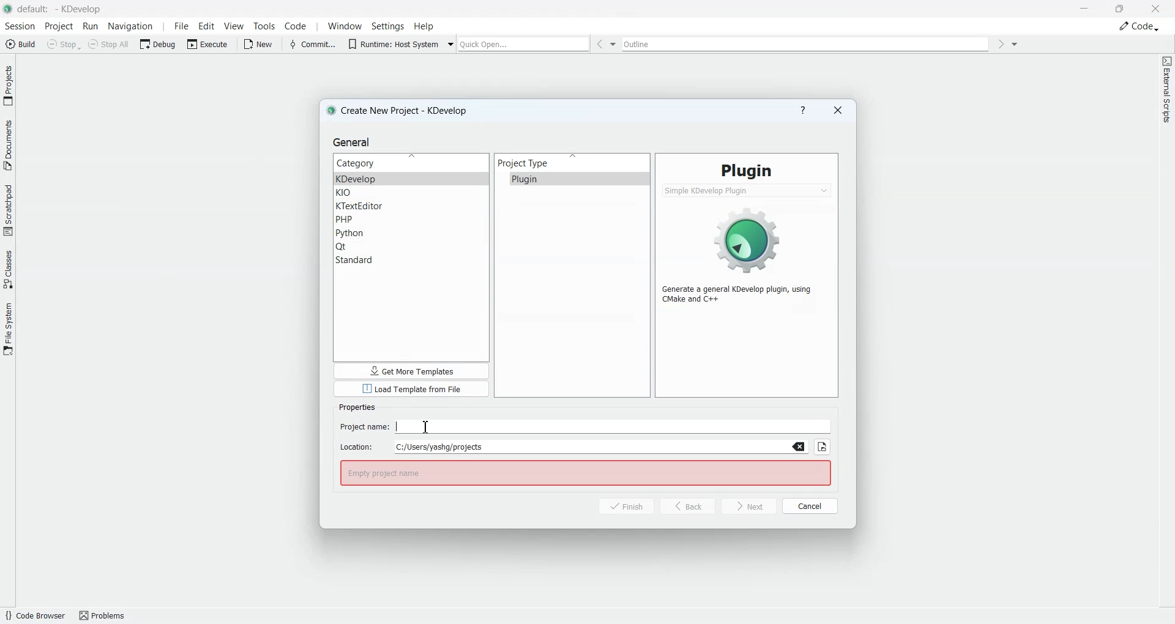  What do you see at coordinates (8, 328) in the screenshot?
I see `File System` at bounding box center [8, 328].